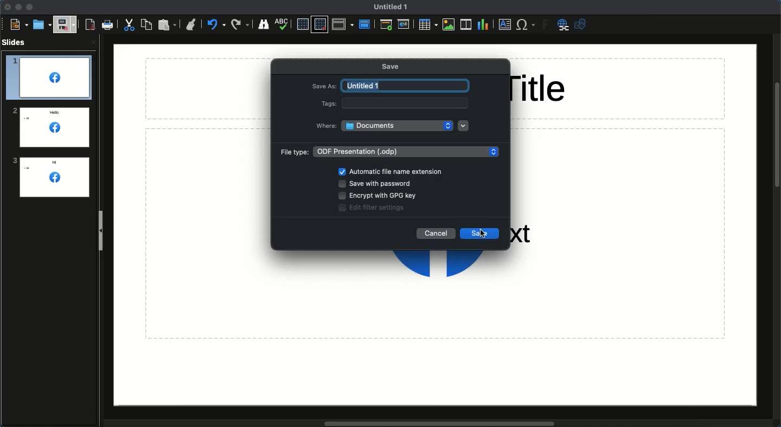  What do you see at coordinates (395, 172) in the screenshot?
I see `Automatic file name extension` at bounding box center [395, 172].